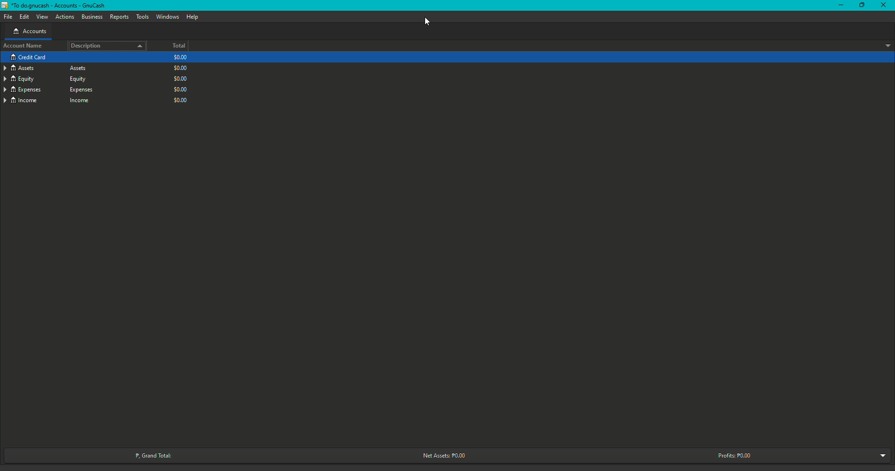  I want to click on View, so click(41, 17).